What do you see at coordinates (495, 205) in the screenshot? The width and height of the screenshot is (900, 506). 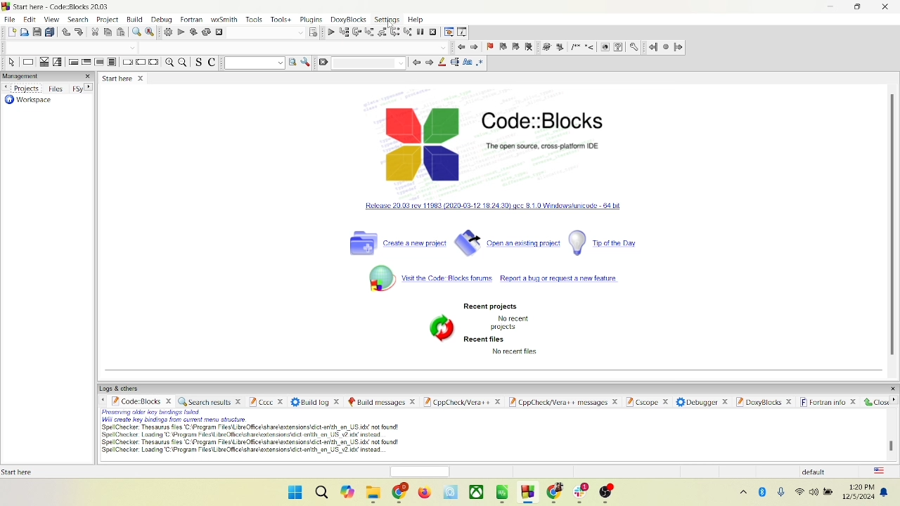 I see `windowsunicode` at bounding box center [495, 205].